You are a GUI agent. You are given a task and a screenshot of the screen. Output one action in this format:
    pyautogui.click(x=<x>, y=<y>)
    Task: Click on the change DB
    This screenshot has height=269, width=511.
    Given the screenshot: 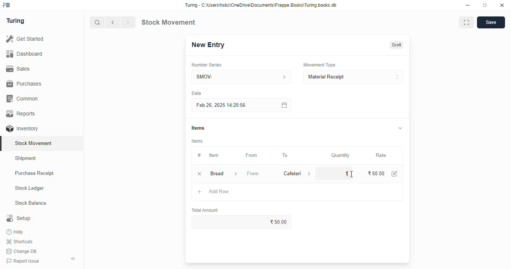 What is the action you would take?
    pyautogui.click(x=22, y=251)
    